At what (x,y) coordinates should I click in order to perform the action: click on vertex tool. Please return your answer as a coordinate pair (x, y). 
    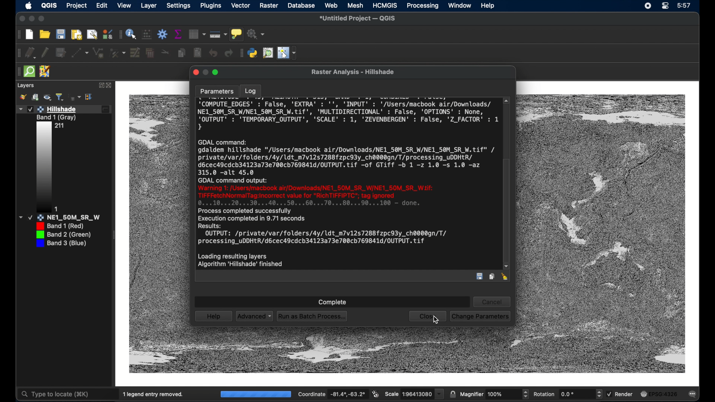
    Looking at the image, I should click on (117, 53).